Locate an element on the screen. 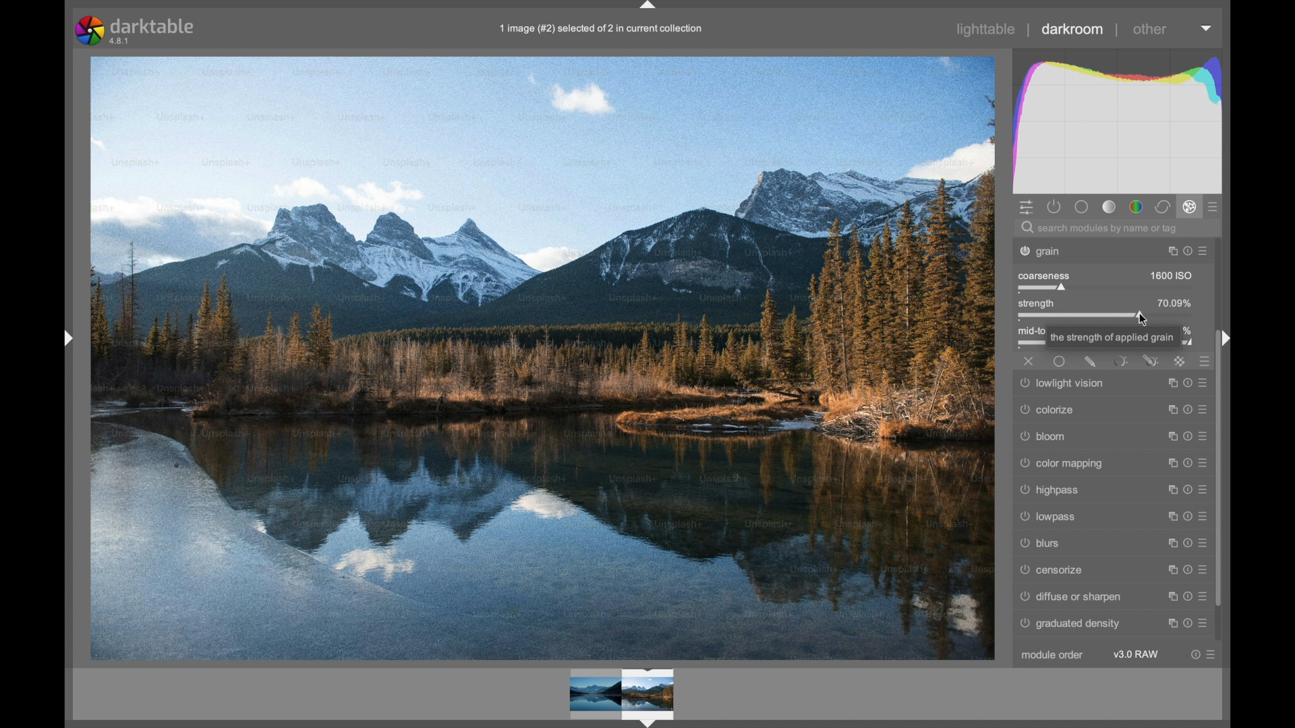 The image size is (1295, 728). presets is located at coordinates (1206, 597).